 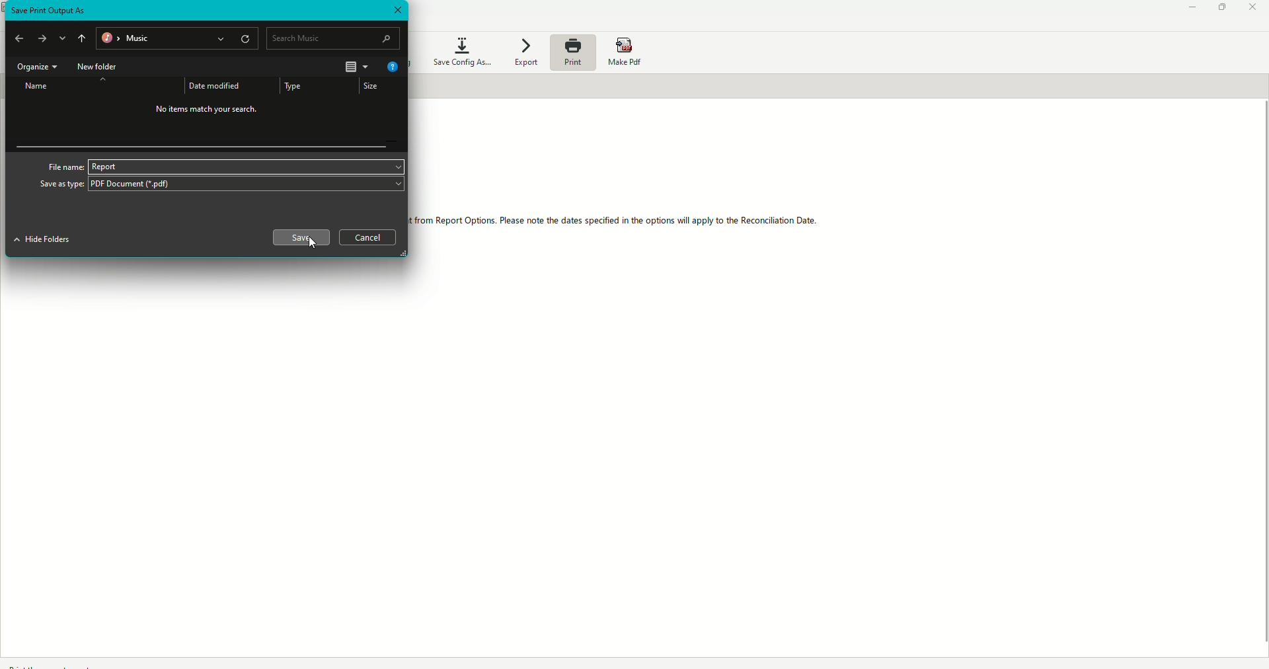 I want to click on recent, so click(x=64, y=37).